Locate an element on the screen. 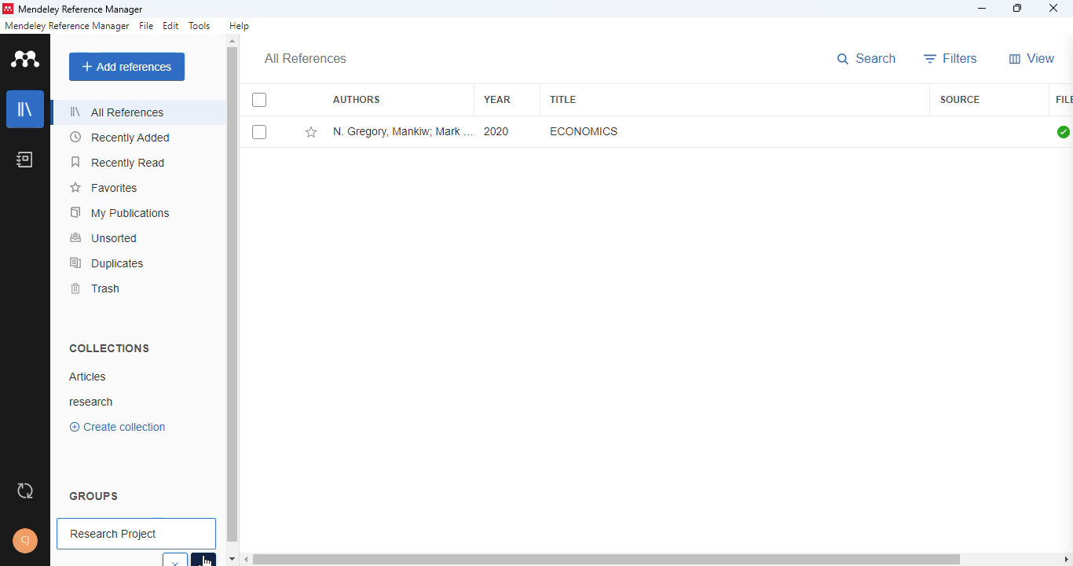 The width and height of the screenshot is (1073, 566). library is located at coordinates (25, 108).